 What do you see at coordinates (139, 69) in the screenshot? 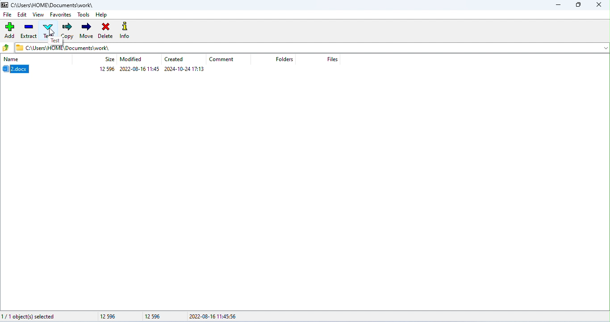
I see `2022-08-16 11:45` at bounding box center [139, 69].